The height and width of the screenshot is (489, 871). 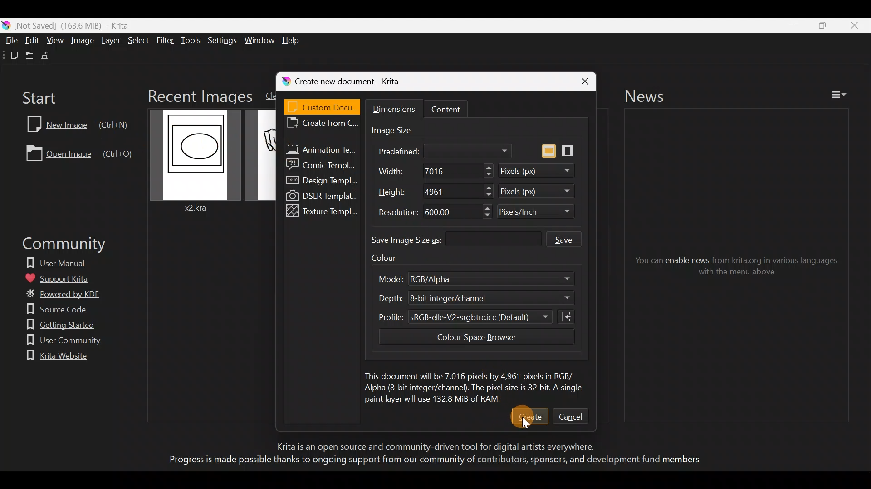 What do you see at coordinates (545, 316) in the screenshot?
I see `Profile drop down` at bounding box center [545, 316].